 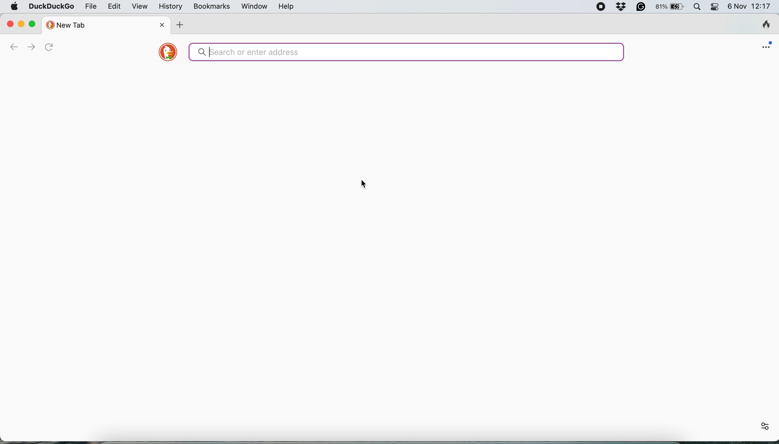 I want to click on file, so click(x=92, y=6).